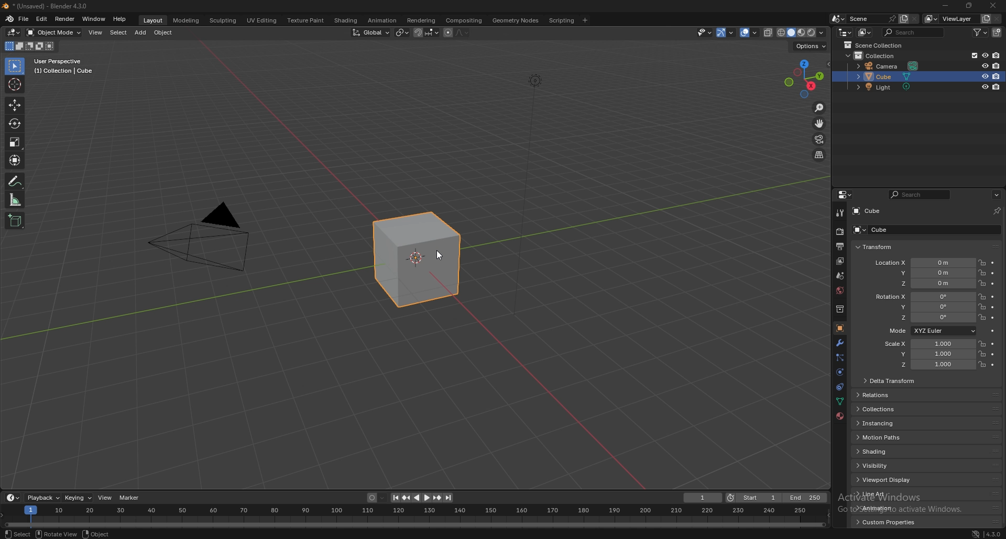 Image resolution: width=1006 pixels, height=539 pixels. What do you see at coordinates (417, 259) in the screenshot?
I see `cube` at bounding box center [417, 259].